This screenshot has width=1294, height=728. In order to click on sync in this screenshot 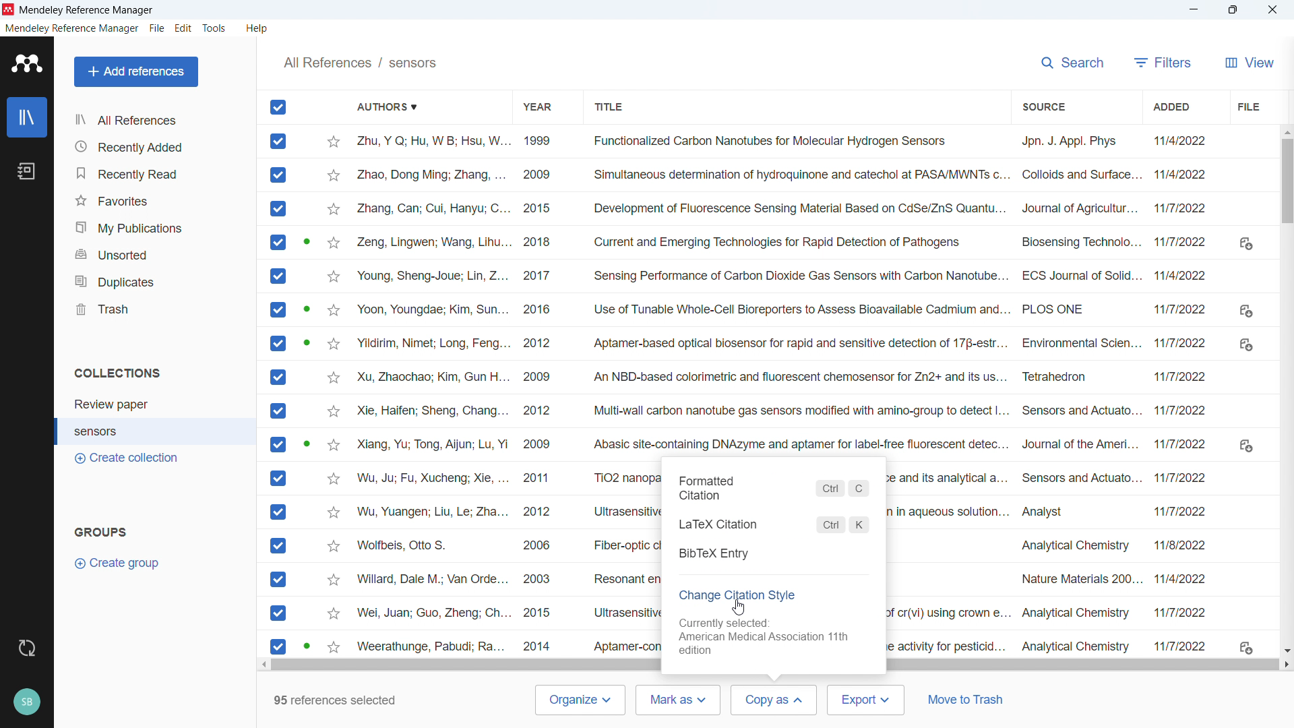, I will do `click(26, 647)`.